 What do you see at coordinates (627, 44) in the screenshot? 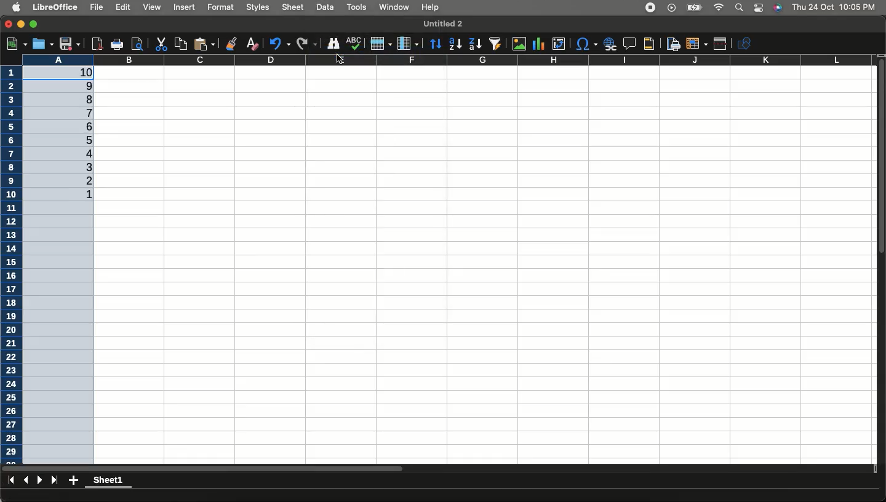
I see `Insert comment` at bounding box center [627, 44].